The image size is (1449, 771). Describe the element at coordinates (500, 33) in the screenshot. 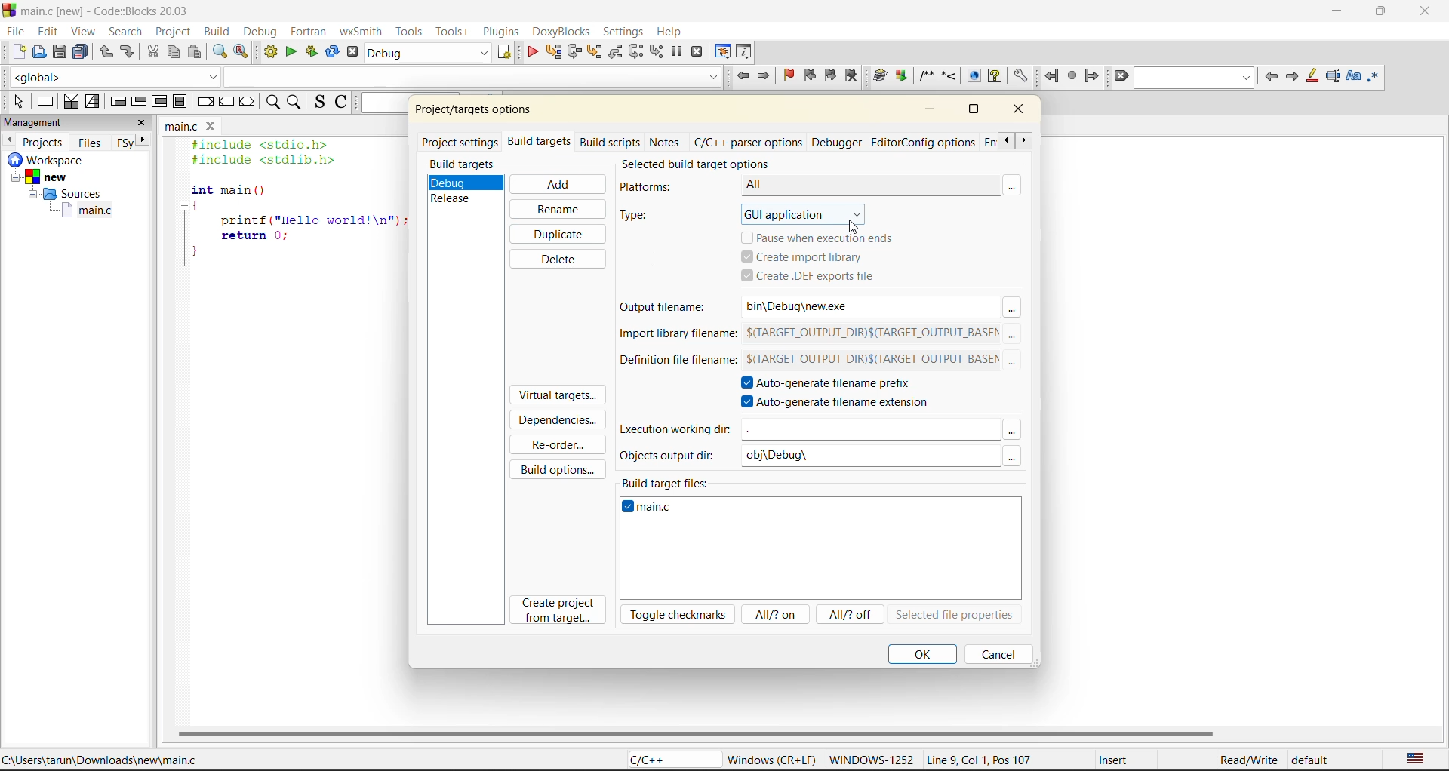

I see `plugins` at that location.